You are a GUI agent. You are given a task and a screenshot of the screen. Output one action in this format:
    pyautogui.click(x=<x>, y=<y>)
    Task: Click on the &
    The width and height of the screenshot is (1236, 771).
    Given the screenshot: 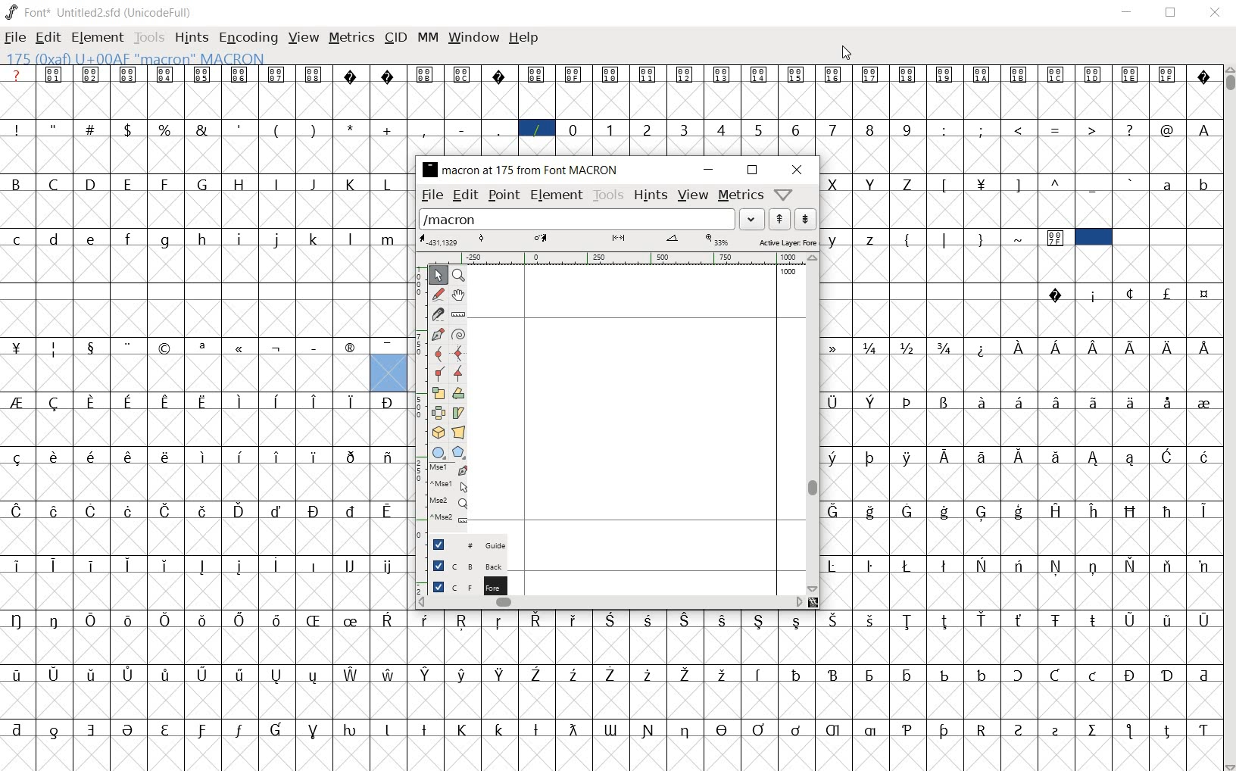 What is the action you would take?
    pyautogui.click(x=203, y=130)
    